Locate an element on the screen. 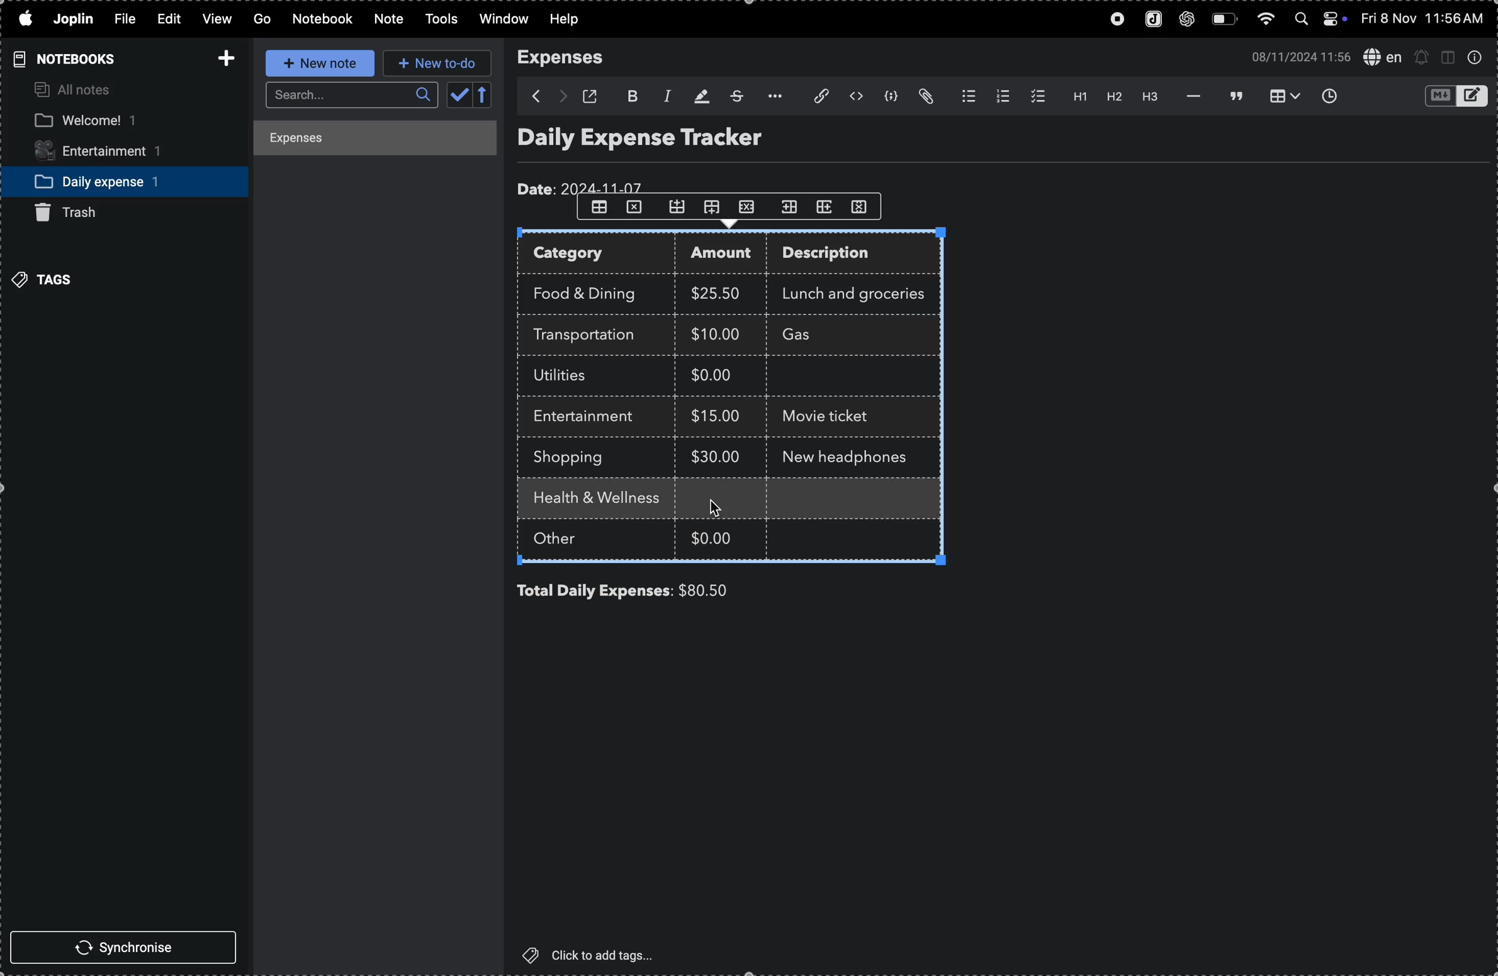 The height and width of the screenshot is (976, 1498). new to do is located at coordinates (437, 64).